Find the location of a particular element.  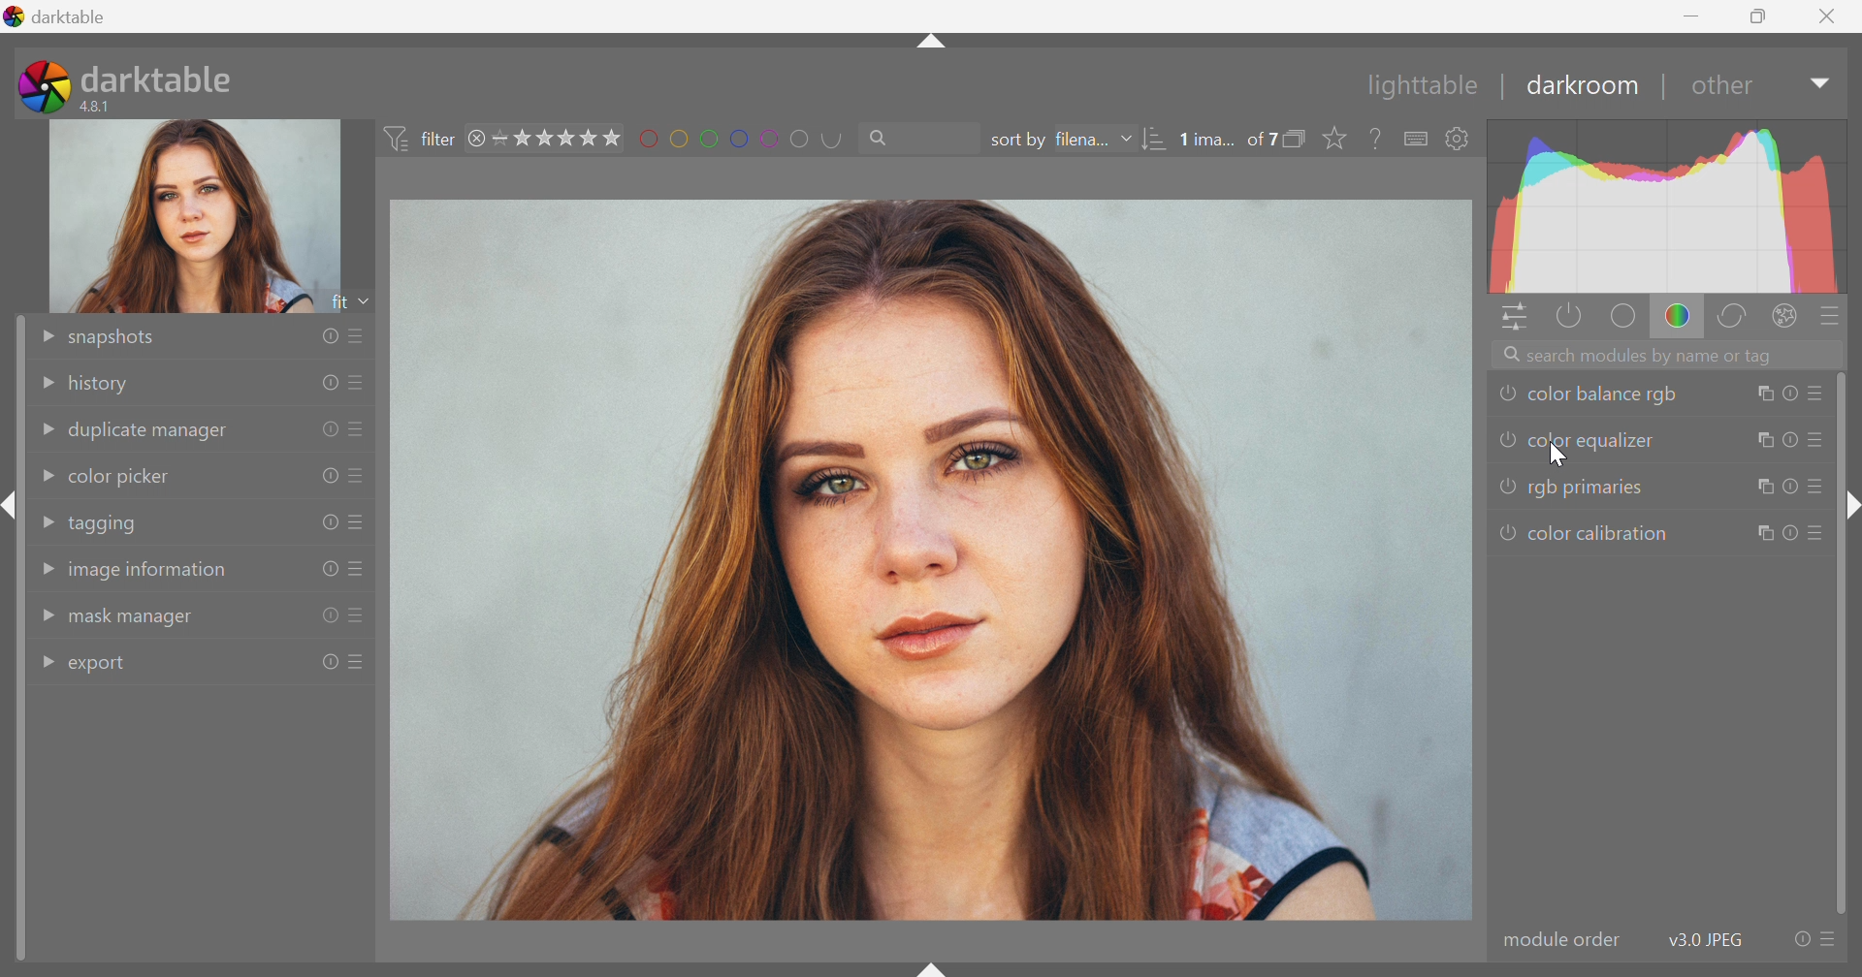

reset is located at coordinates (1788, 444).